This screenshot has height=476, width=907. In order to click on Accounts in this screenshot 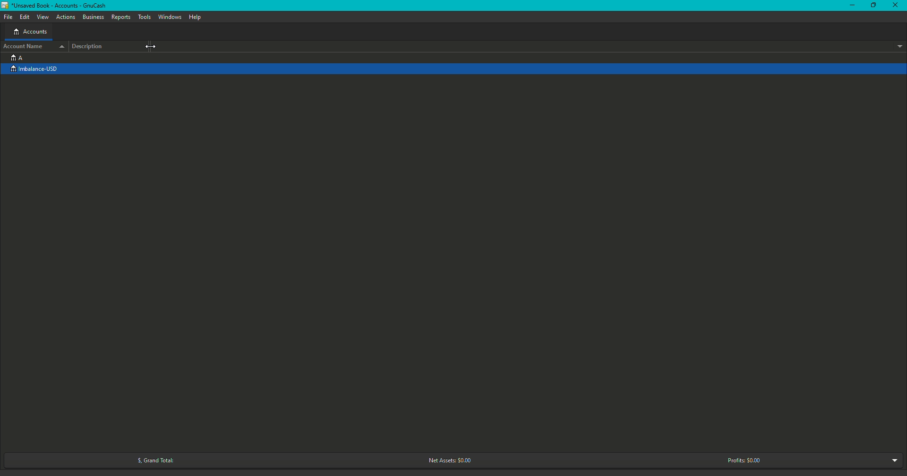, I will do `click(30, 33)`.